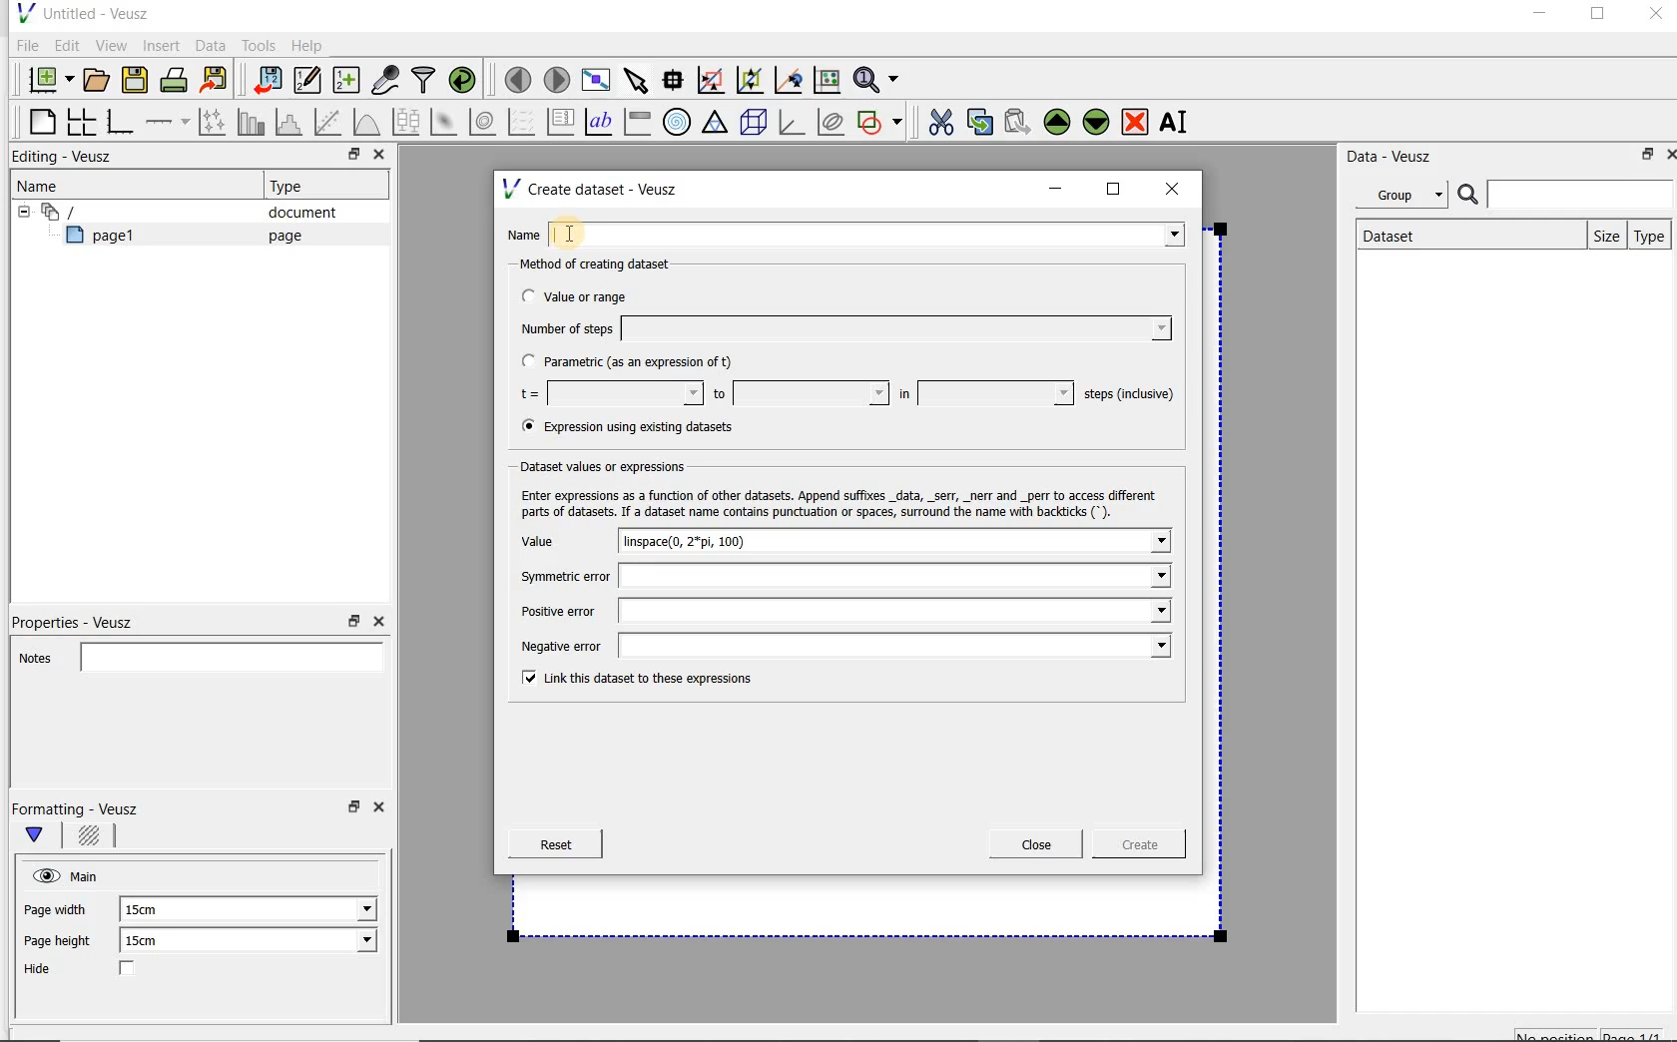 Image resolution: width=1677 pixels, height=1042 pixels. I want to click on Fit a function to data, so click(330, 122).